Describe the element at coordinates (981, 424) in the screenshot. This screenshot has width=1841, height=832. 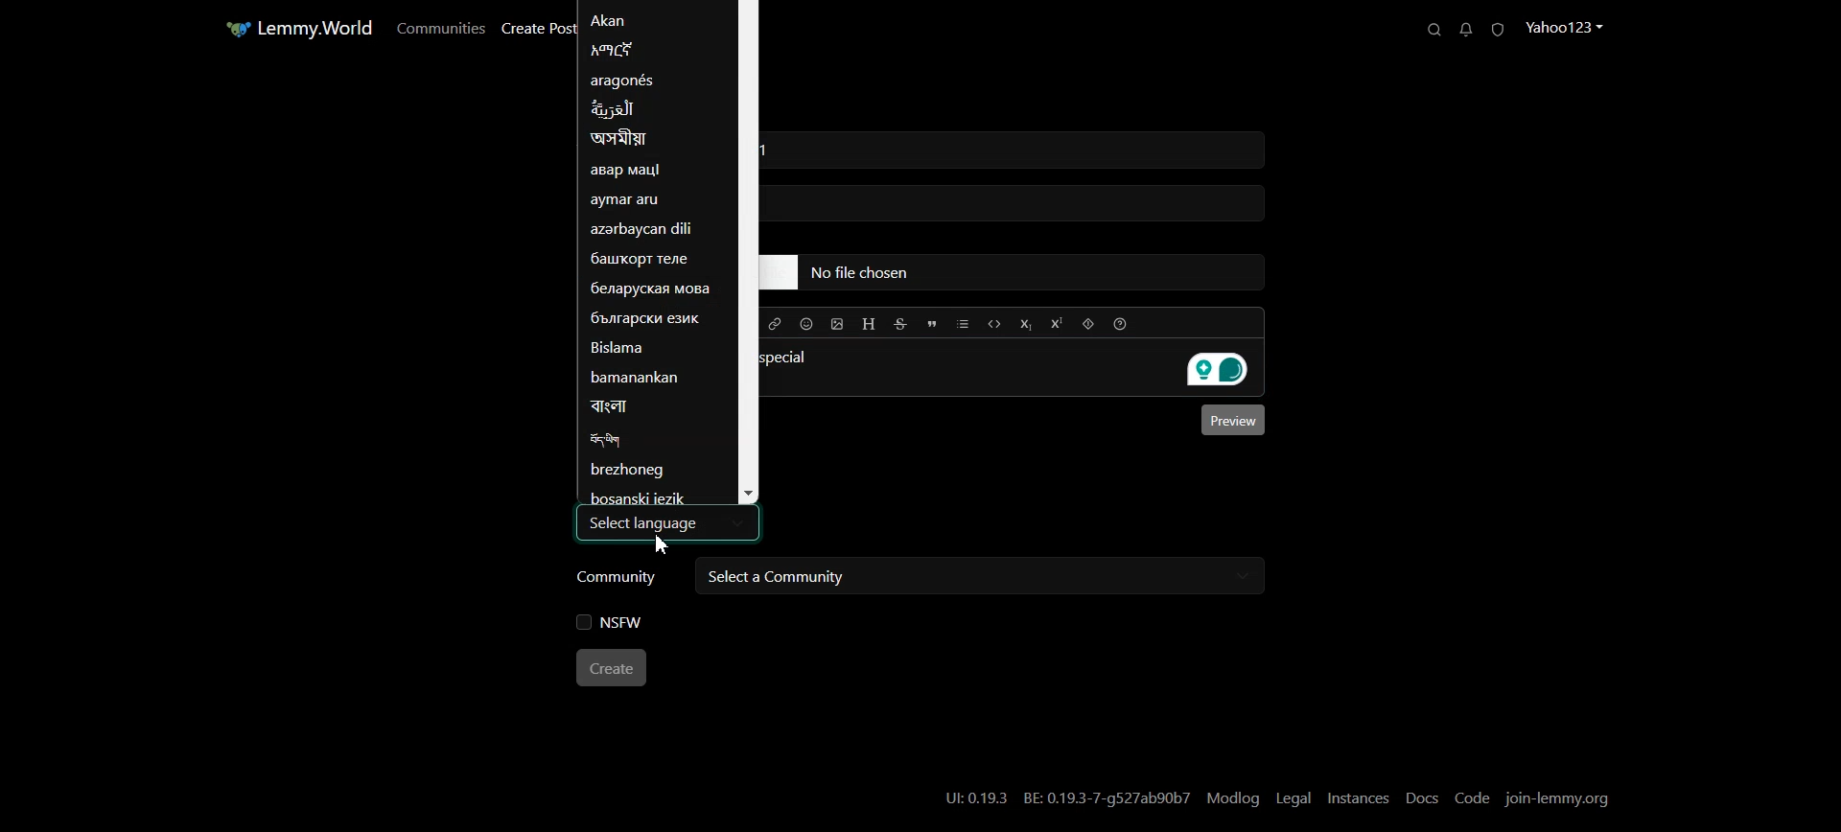
I see `Typing window` at that location.